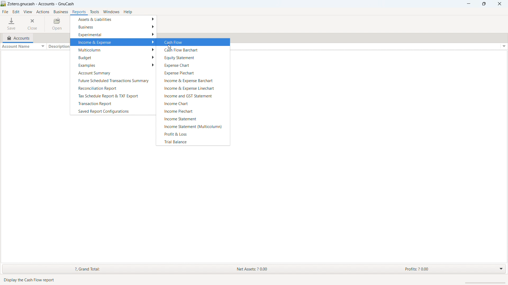 The width and height of the screenshot is (508, 285). What do you see at coordinates (33, 24) in the screenshot?
I see `close` at bounding box center [33, 24].